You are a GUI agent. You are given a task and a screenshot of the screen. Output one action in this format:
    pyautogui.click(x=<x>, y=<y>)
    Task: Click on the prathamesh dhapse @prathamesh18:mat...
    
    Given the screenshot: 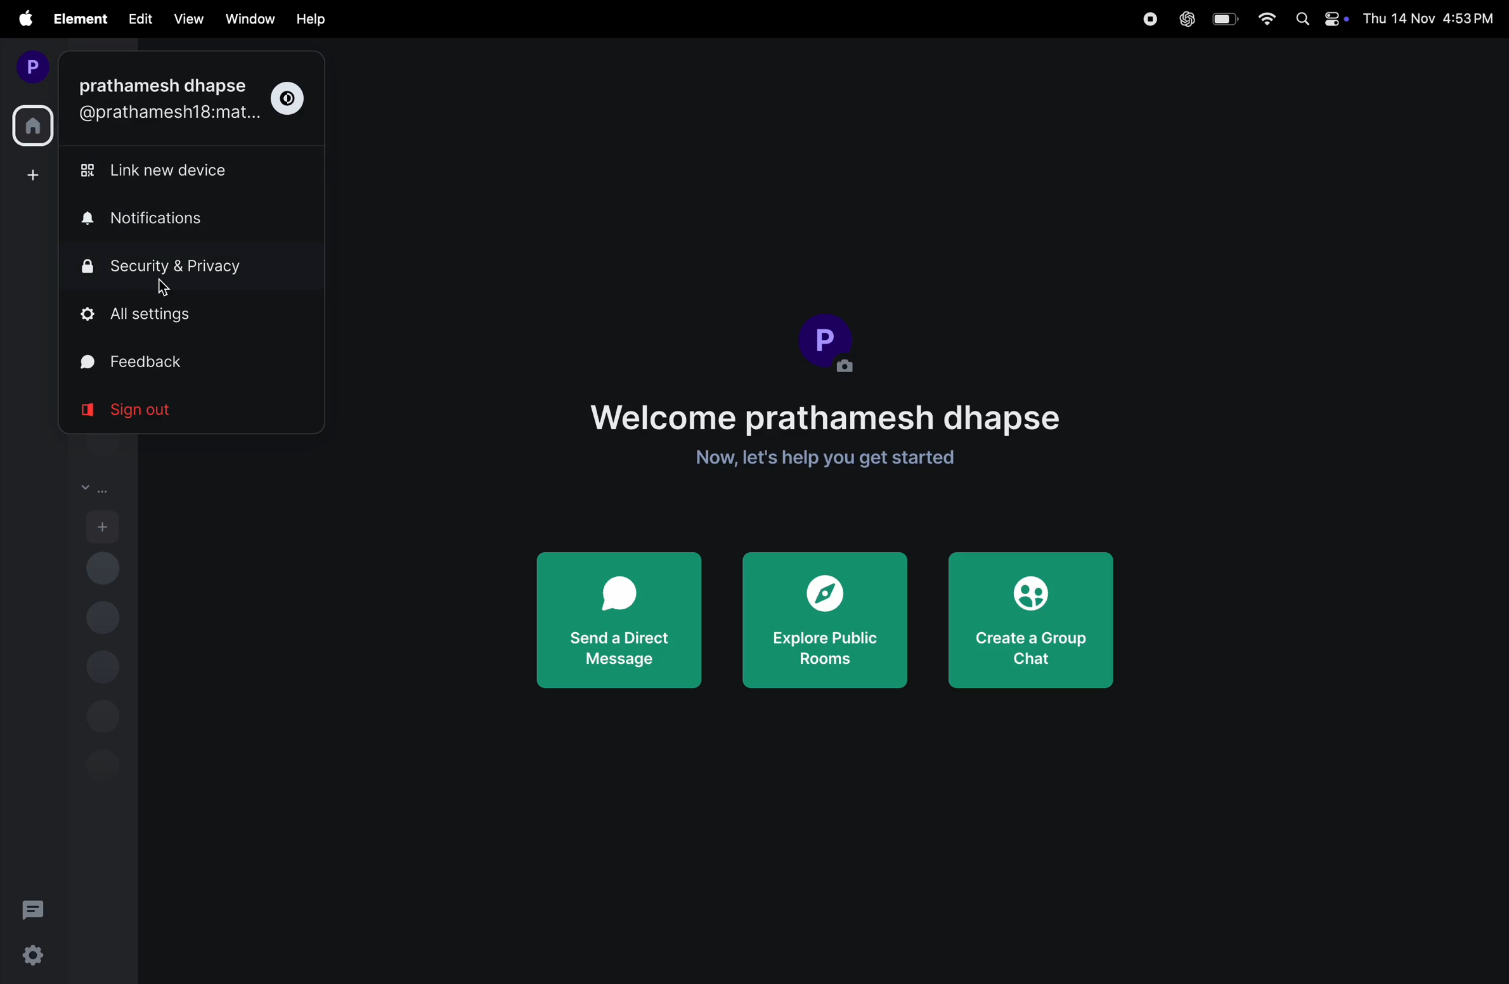 What is the action you would take?
    pyautogui.click(x=166, y=101)
    